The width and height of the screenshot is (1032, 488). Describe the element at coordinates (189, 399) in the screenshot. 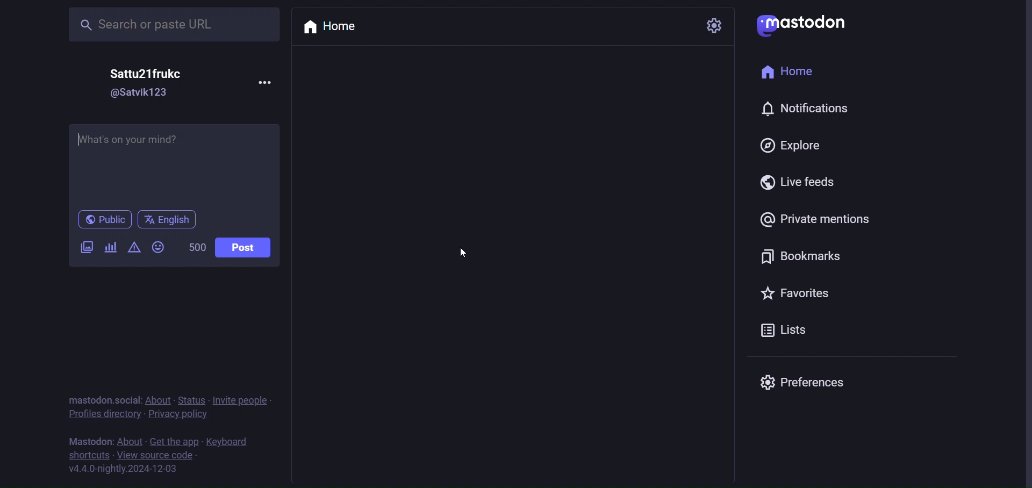

I see `status` at that location.